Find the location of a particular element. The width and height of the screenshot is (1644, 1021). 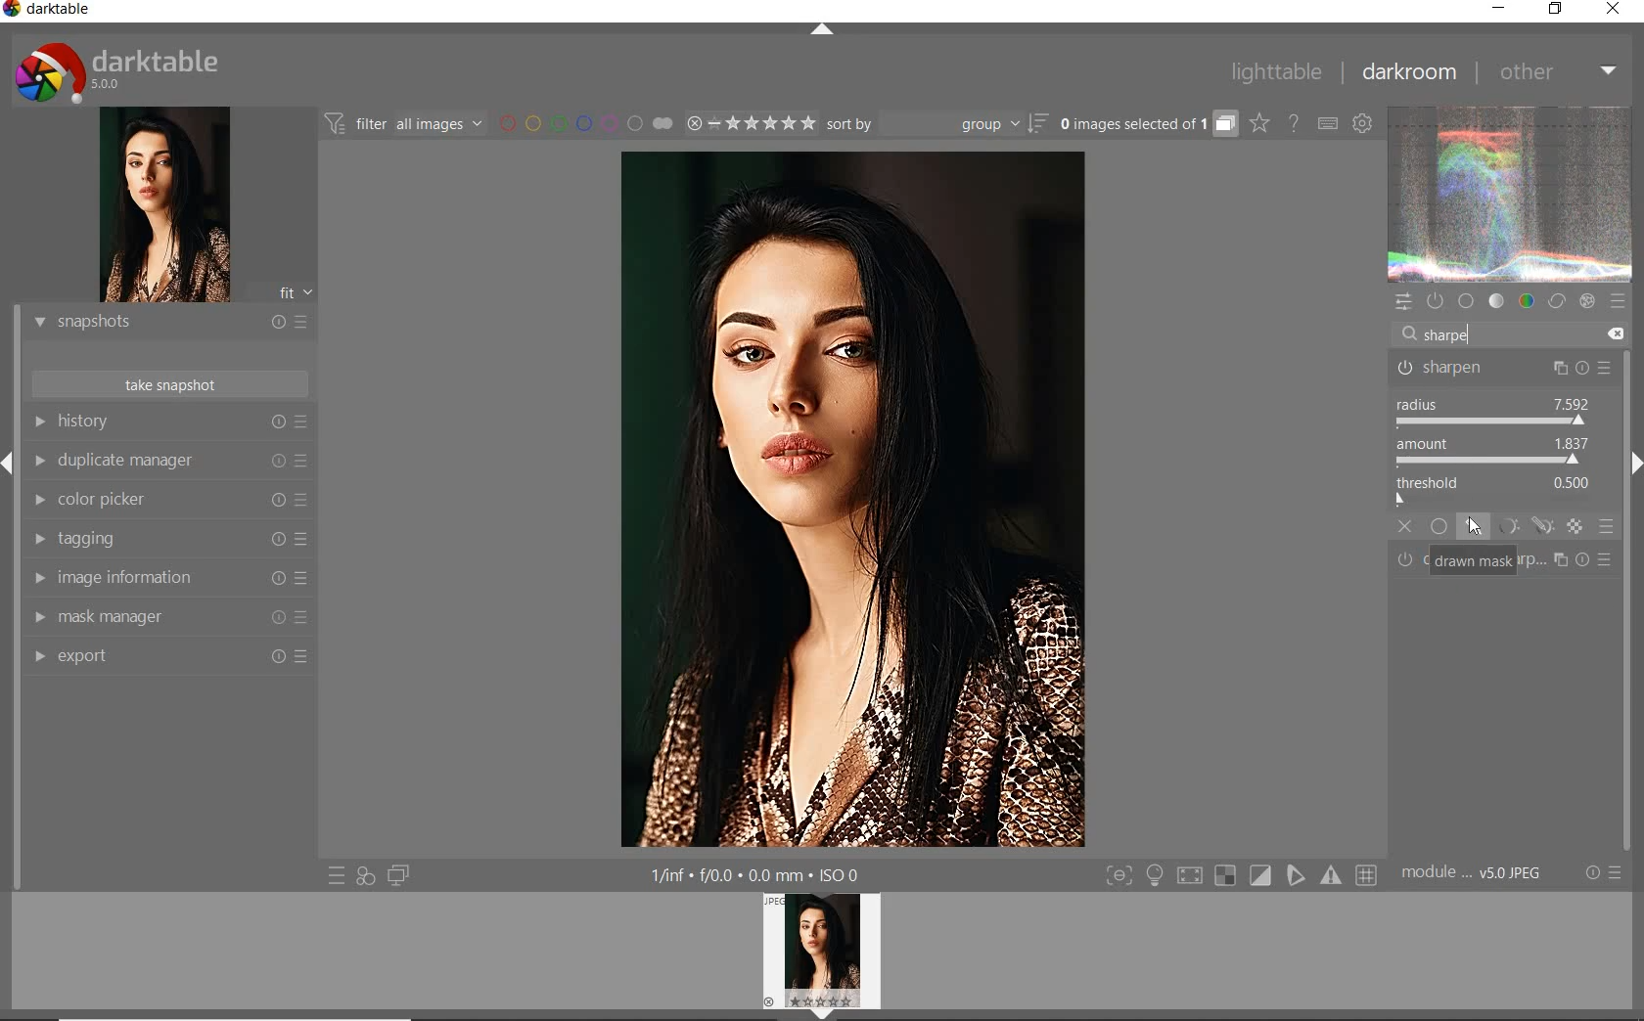

image preview is located at coordinates (158, 204).